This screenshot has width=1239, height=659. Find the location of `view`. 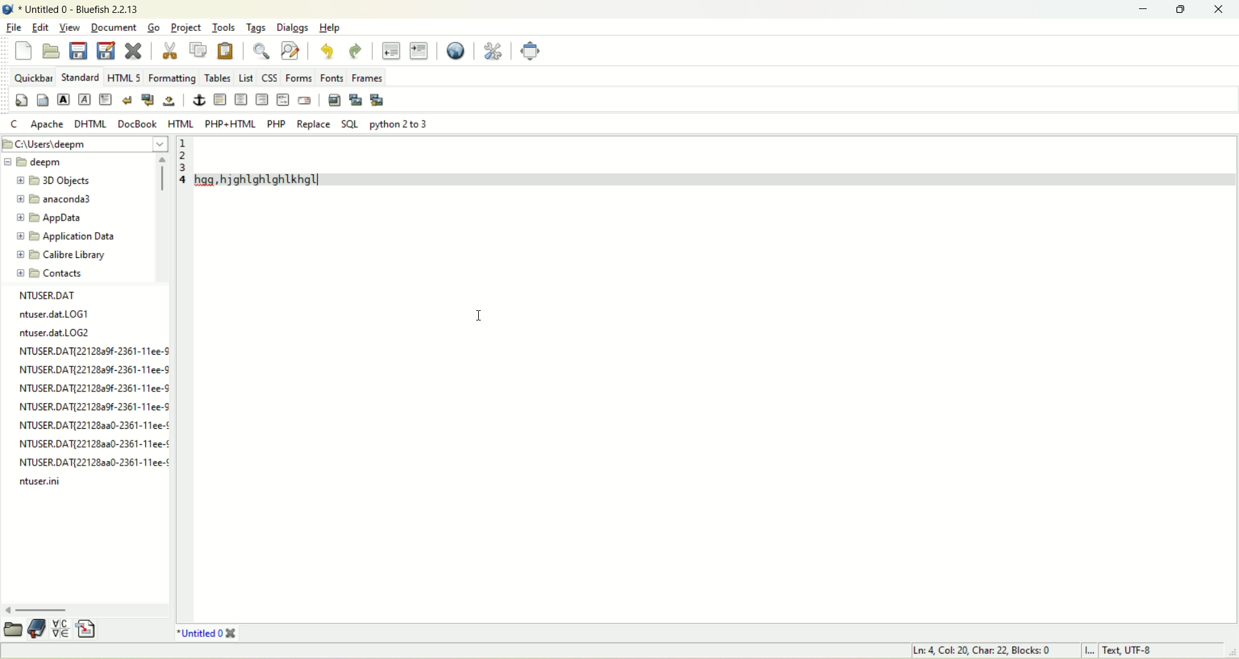

view is located at coordinates (69, 27).